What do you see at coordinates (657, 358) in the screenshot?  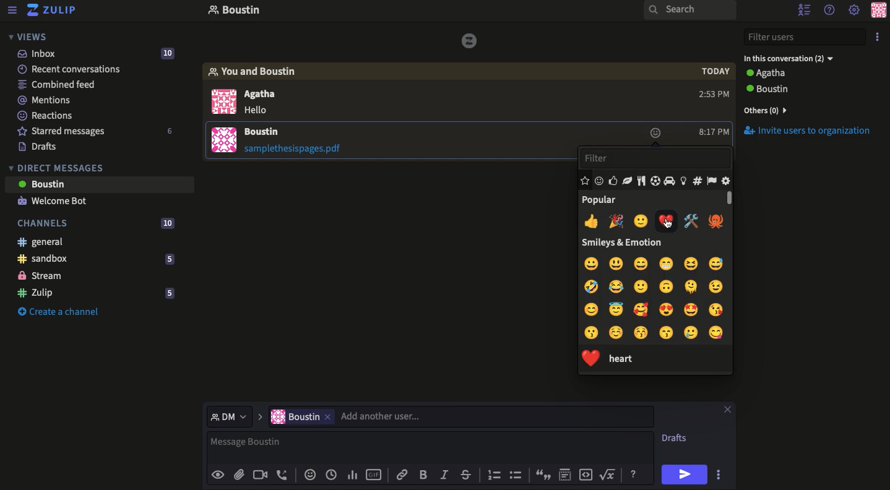 I see `cursor on heart emoji ` at bounding box center [657, 358].